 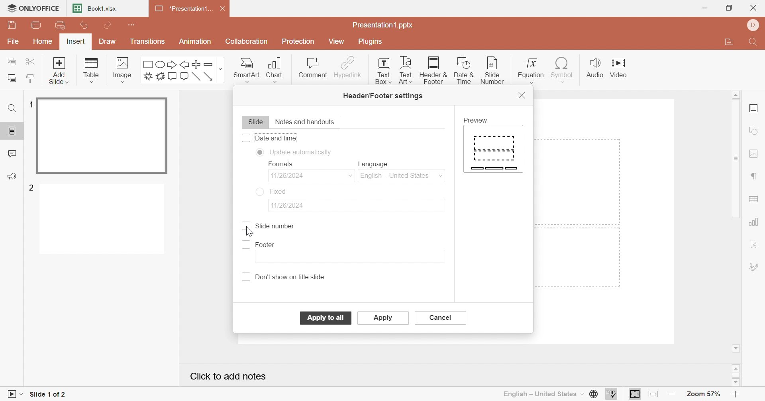 What do you see at coordinates (11, 108) in the screenshot?
I see `Find` at bounding box center [11, 108].